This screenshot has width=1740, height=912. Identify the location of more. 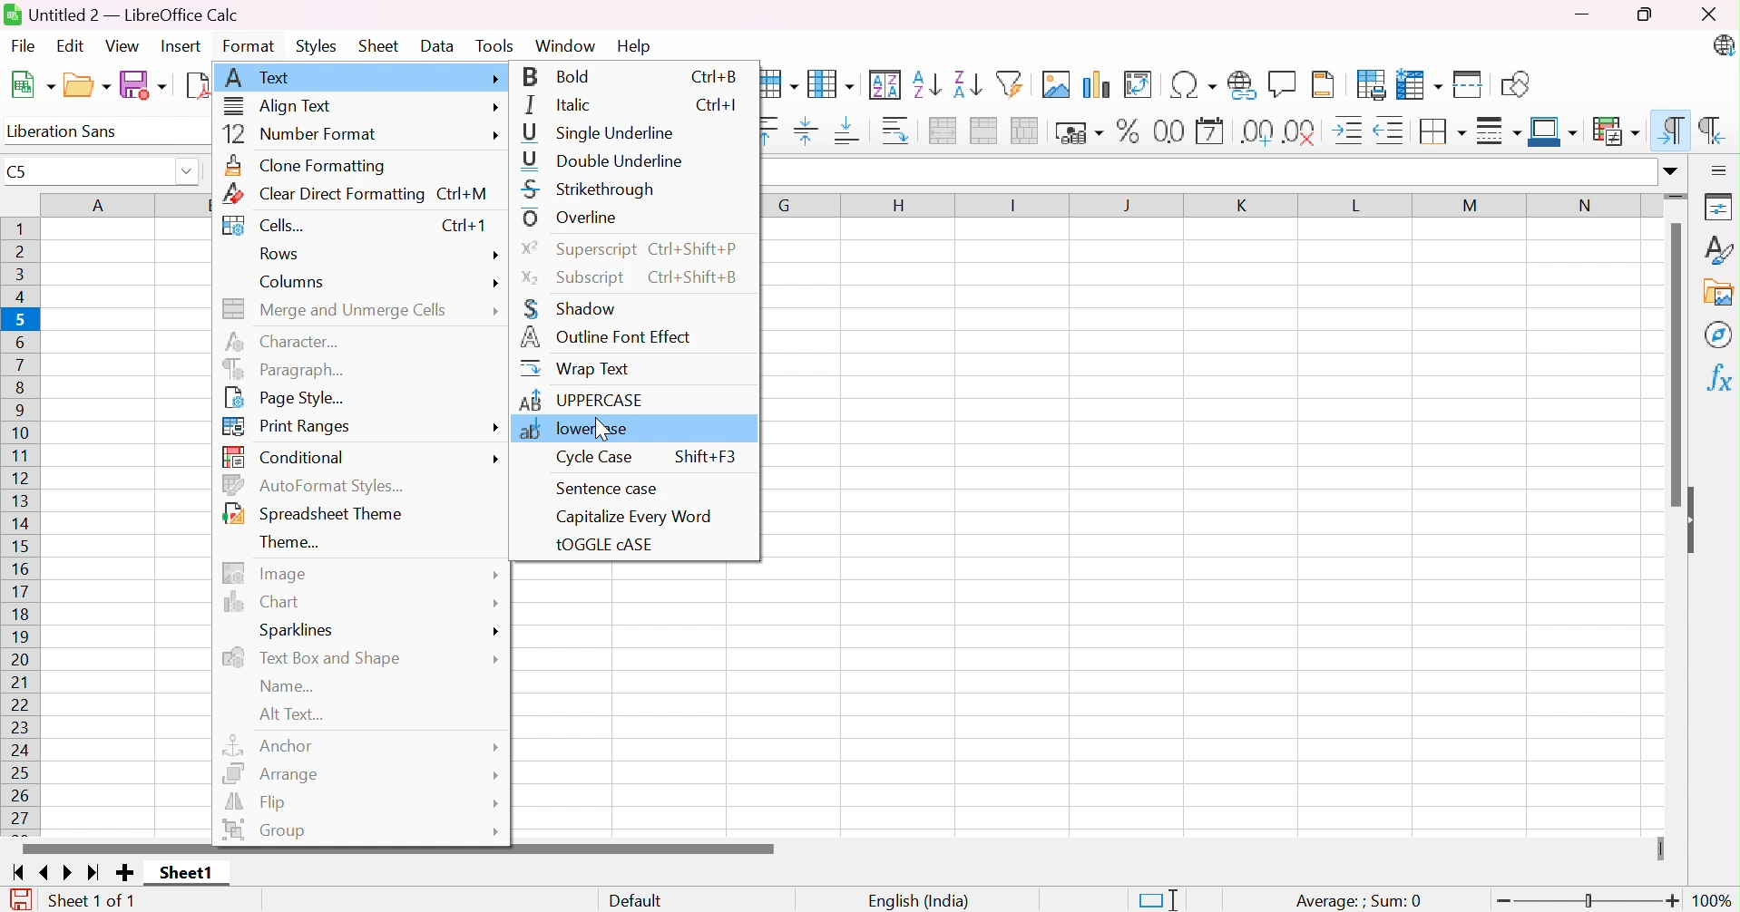
(494, 136).